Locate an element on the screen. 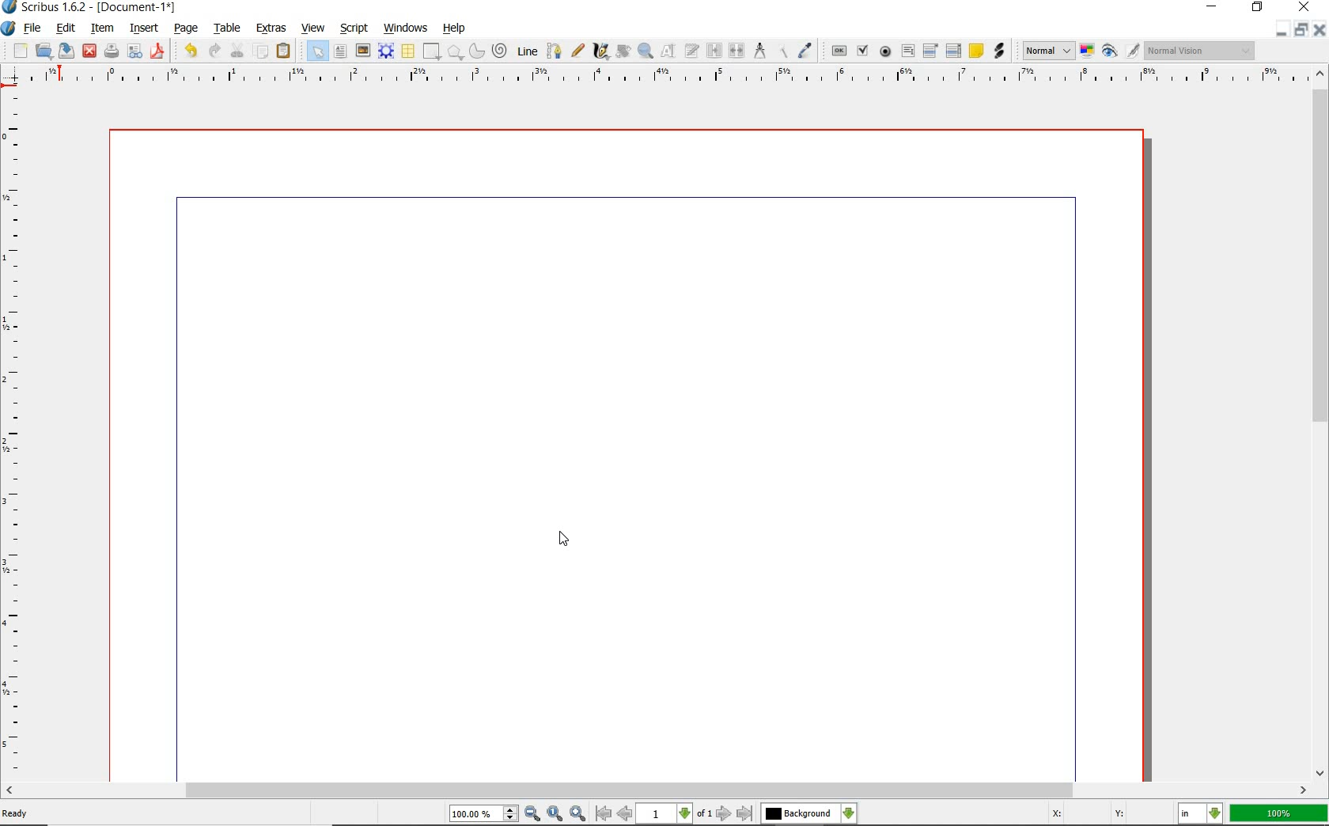 Image resolution: width=1329 pixels, height=826 pixels. scrollbar is located at coordinates (656, 790).